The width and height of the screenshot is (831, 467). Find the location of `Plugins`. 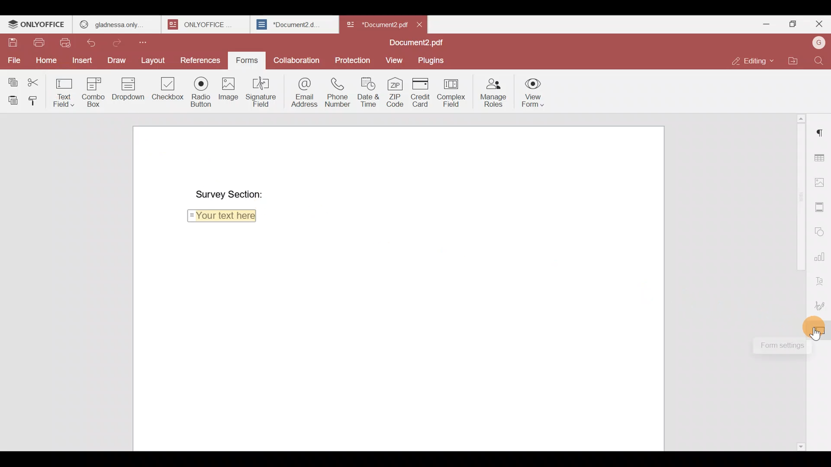

Plugins is located at coordinates (432, 60).